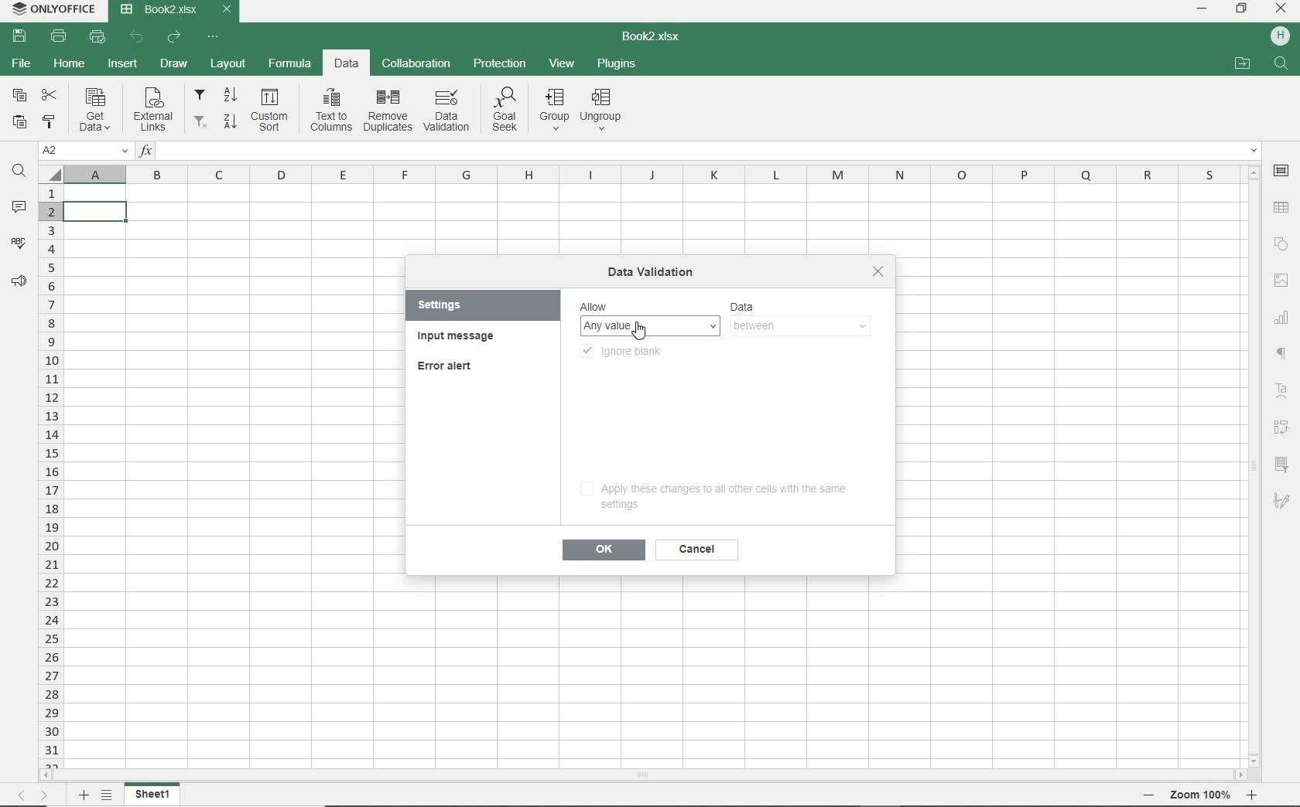 This screenshot has height=807, width=1300. I want to click on UNDO, so click(136, 37).